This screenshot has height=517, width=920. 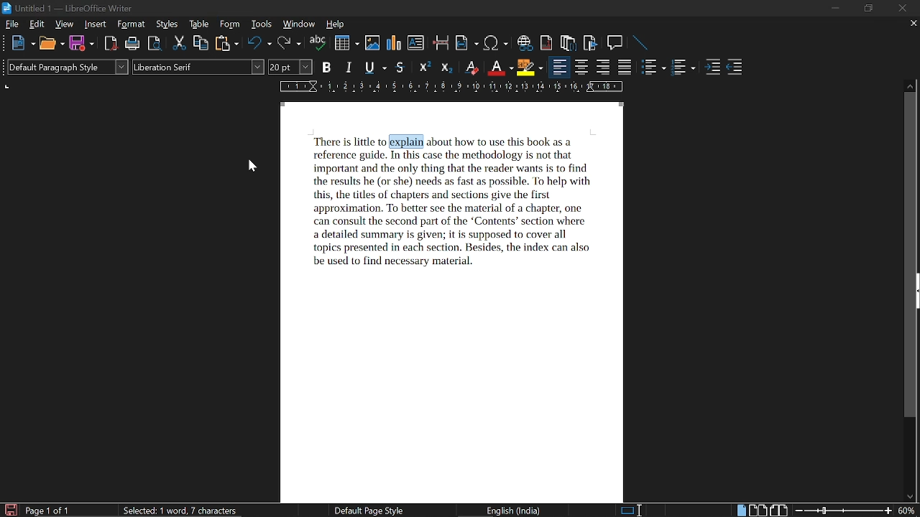 I want to click on single page view, so click(x=740, y=511).